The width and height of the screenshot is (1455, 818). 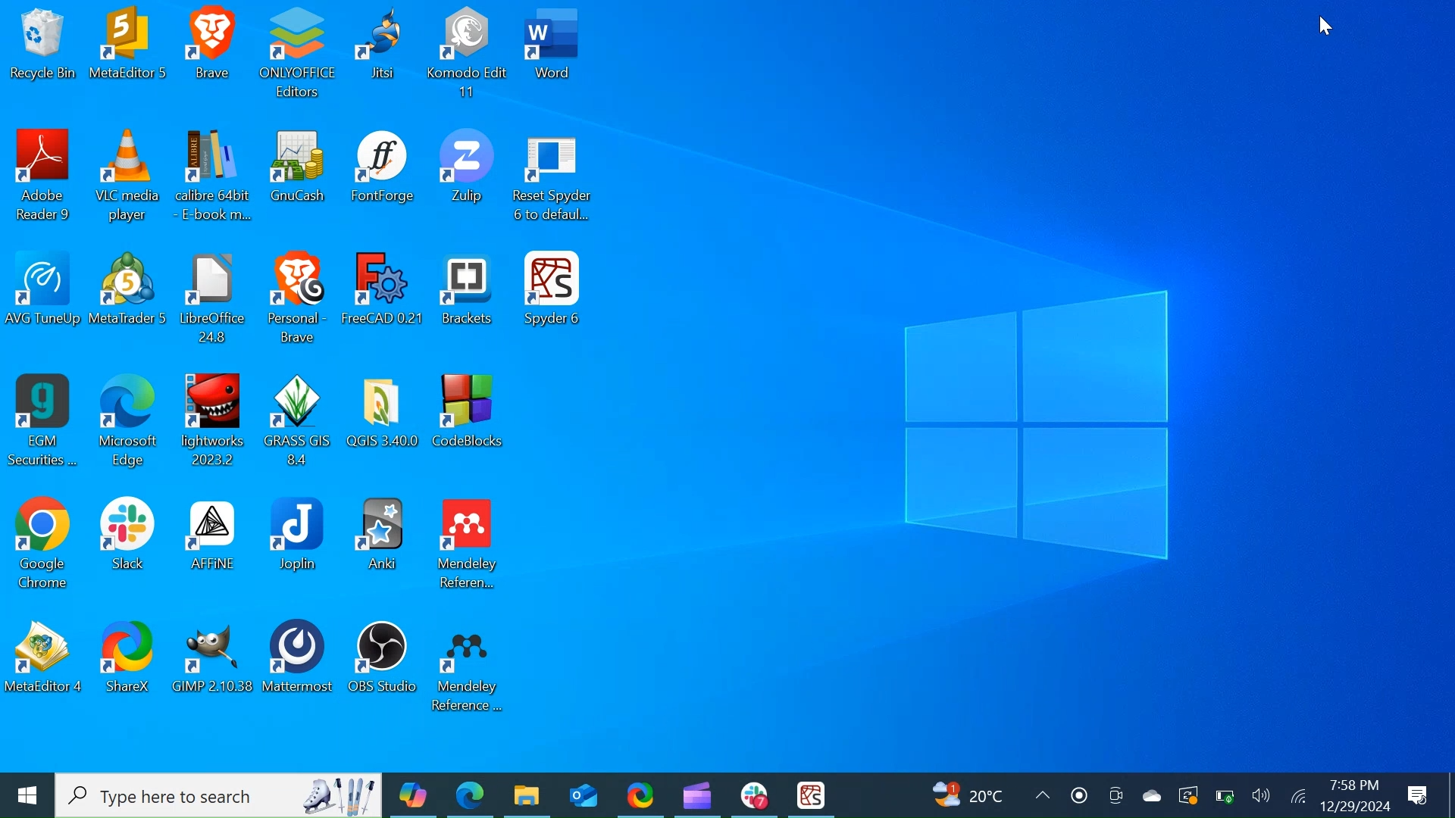 What do you see at coordinates (44, 297) in the screenshot?
I see `AVG TuneUp Desktop icon` at bounding box center [44, 297].